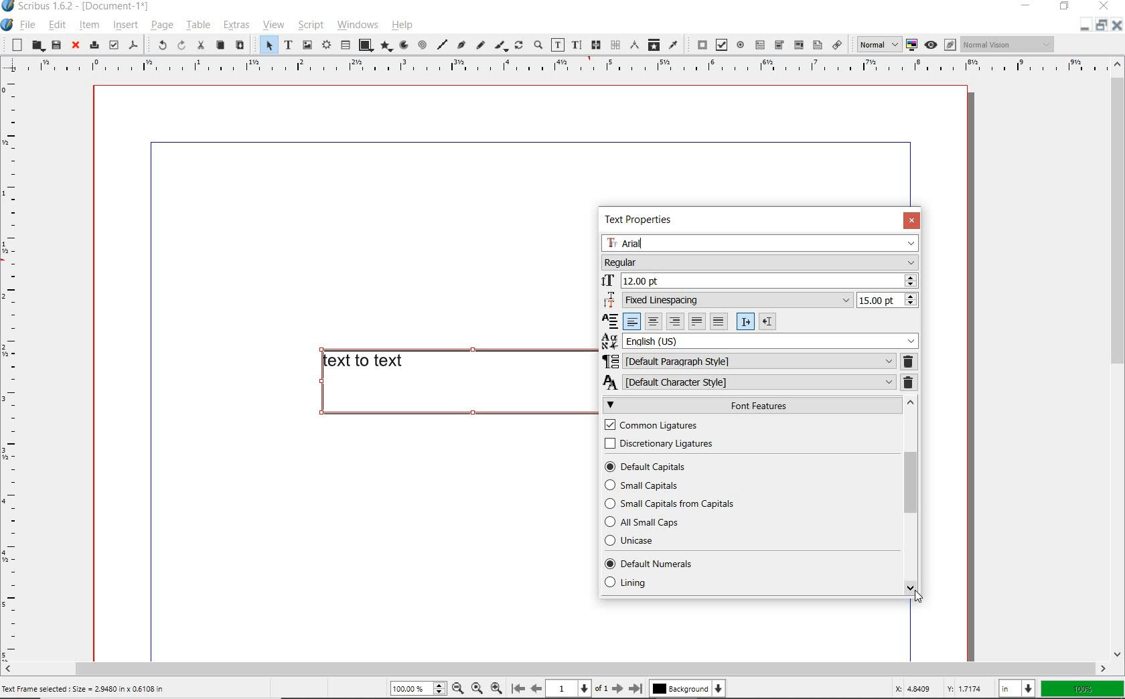  I want to click on 12.00 pt, so click(759, 281).